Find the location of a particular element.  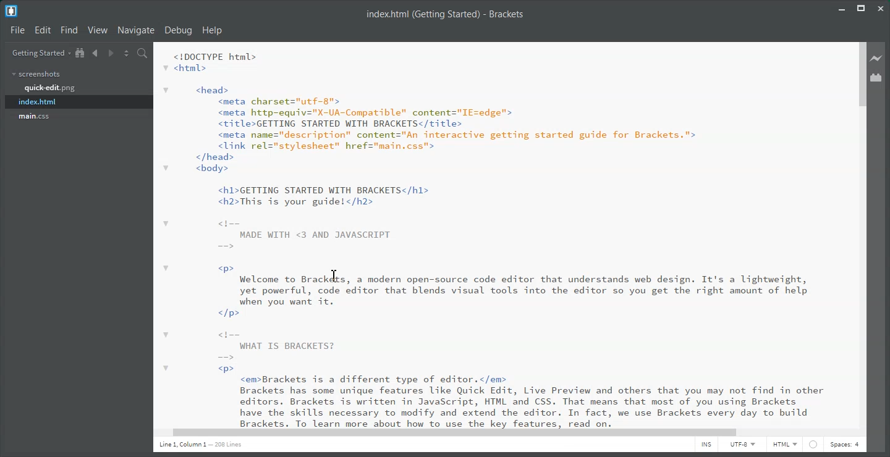

Text Cursor is located at coordinates (331, 277).